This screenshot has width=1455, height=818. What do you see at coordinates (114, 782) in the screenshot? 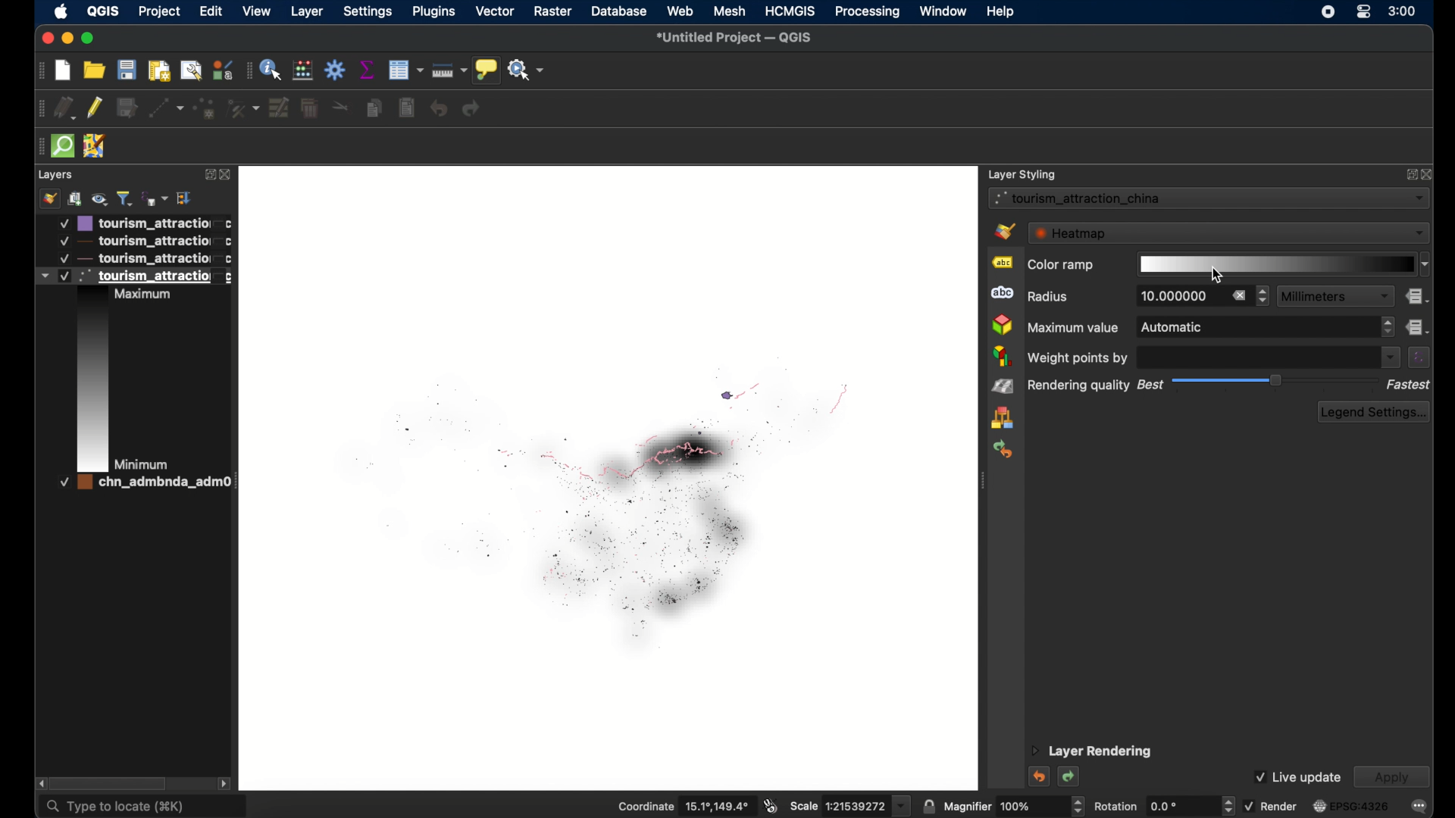
I see `scroll box` at bounding box center [114, 782].